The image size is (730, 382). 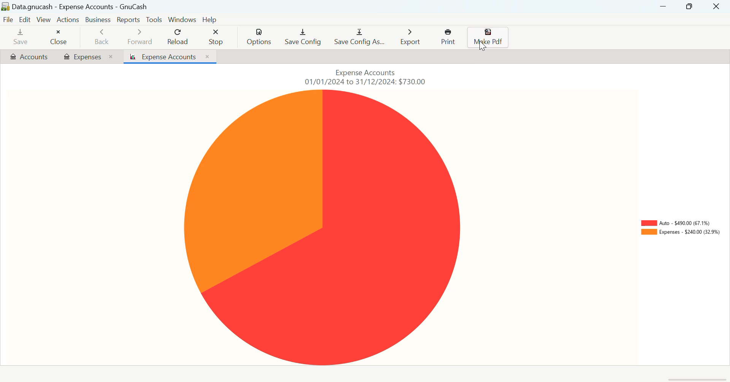 I want to click on Cursor on Make Pdf, so click(x=483, y=47).